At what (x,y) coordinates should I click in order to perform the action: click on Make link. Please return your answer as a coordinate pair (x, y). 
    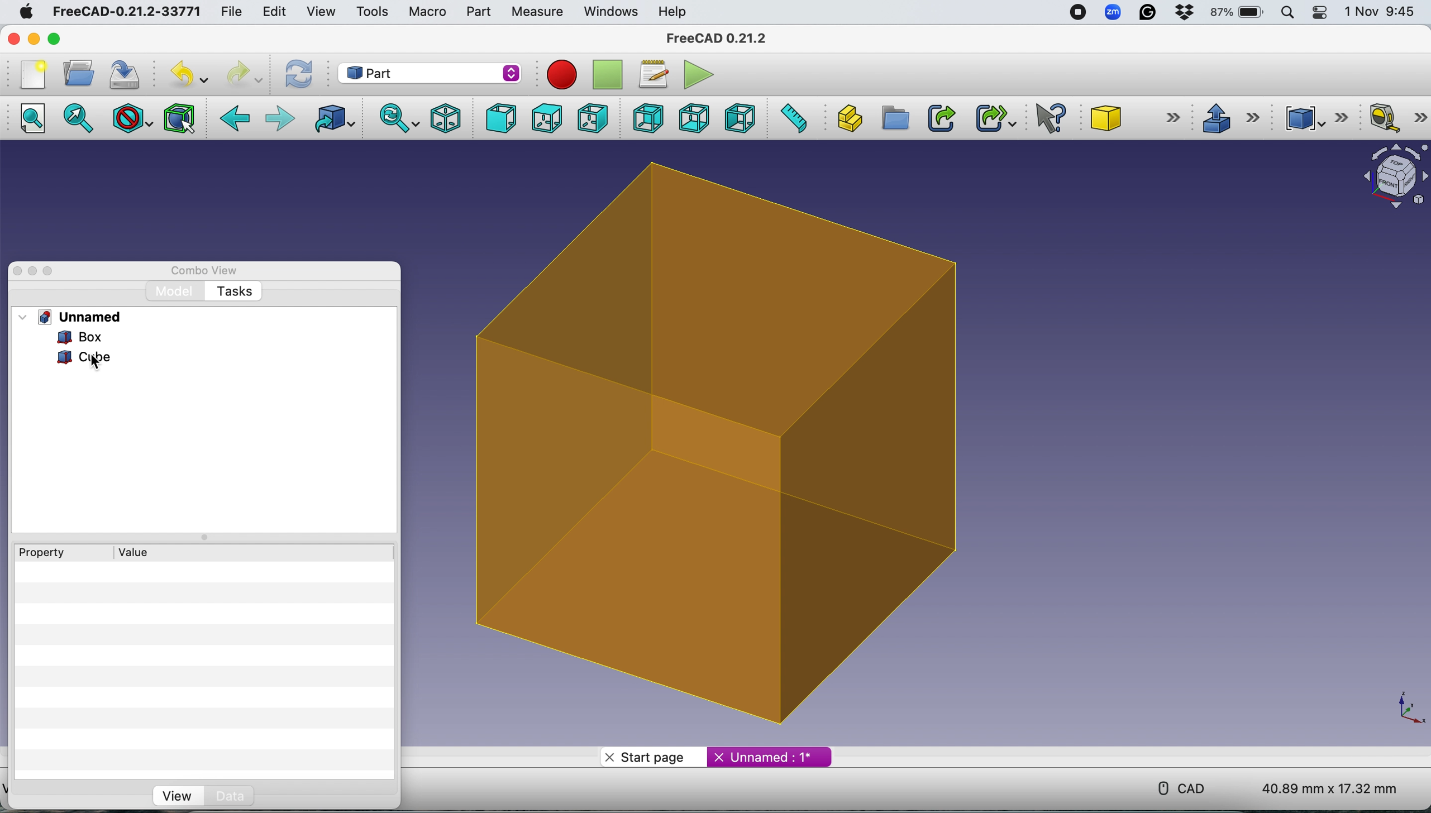
    Looking at the image, I should click on (941, 118).